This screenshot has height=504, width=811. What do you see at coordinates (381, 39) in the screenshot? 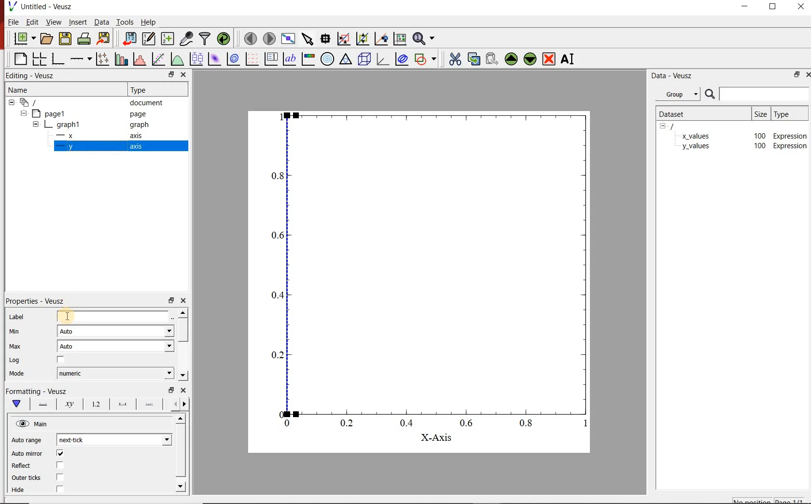
I see `click to recenter graph axes` at bounding box center [381, 39].